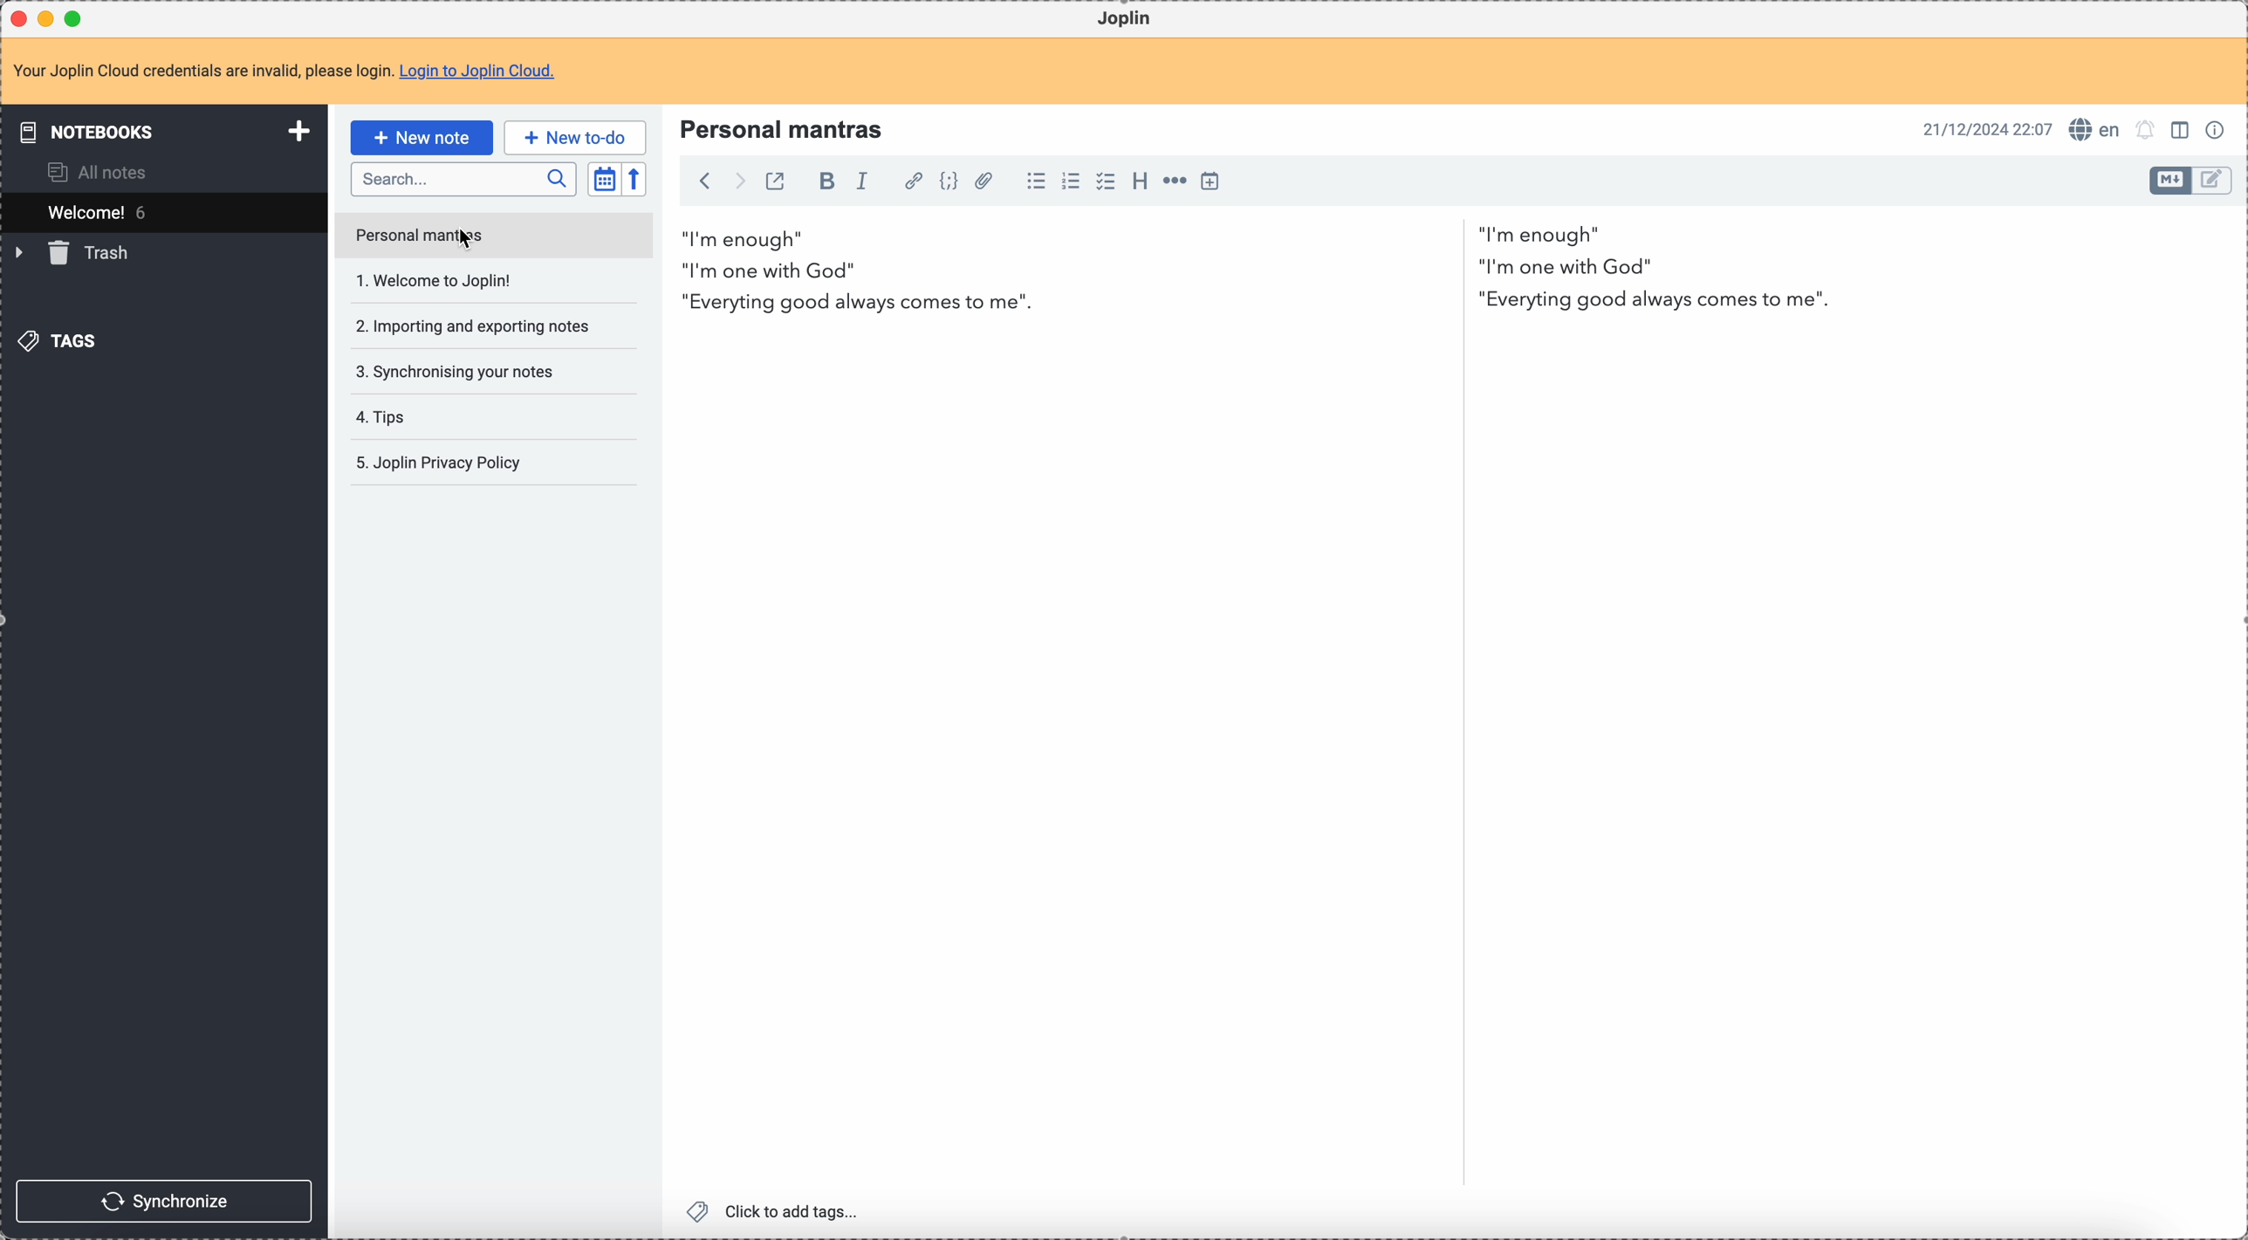 The height and width of the screenshot is (1240, 2248). Describe the element at coordinates (778, 183) in the screenshot. I see `toggle external editing` at that location.